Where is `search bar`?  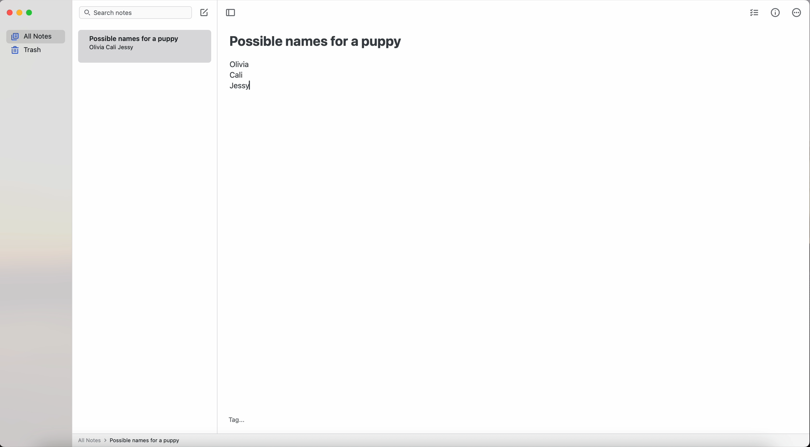 search bar is located at coordinates (135, 13).